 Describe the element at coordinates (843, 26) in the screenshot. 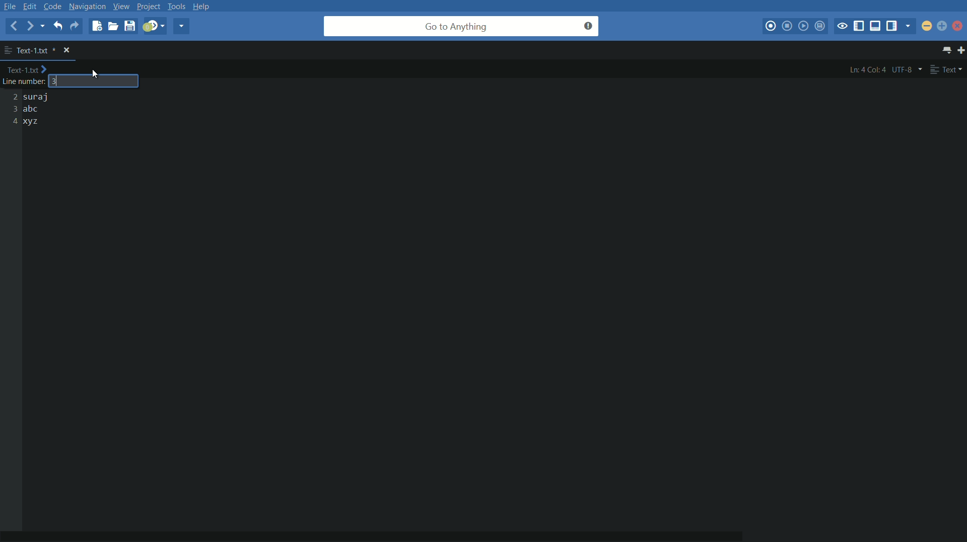

I see `toggle focus mode` at that location.